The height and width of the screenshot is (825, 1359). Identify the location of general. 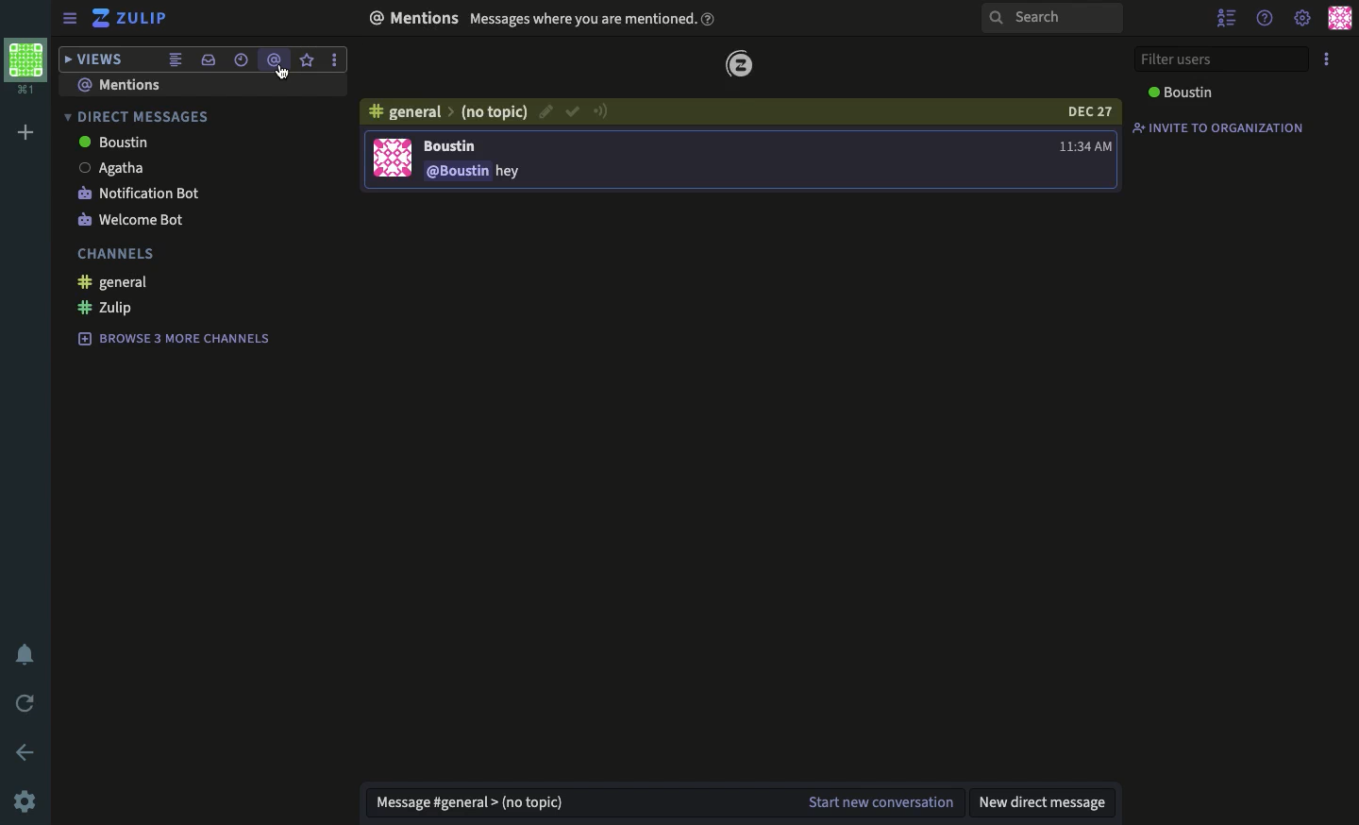
(117, 283).